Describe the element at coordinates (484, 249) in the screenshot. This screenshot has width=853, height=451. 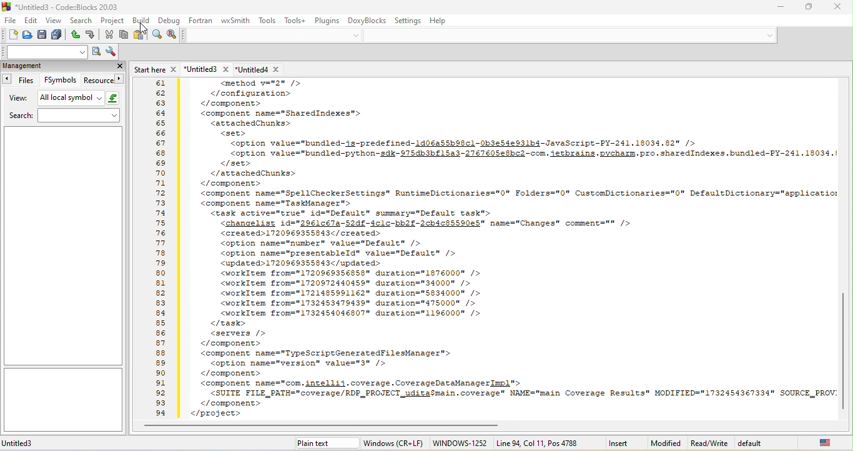
I see `a1 TEEthoR v3 Jr
a </configuration>
es </component>
ae <component name="SharedIndexes>
es <attachedChunks>
ce <set>
er <option value="bundled-is-predefined-1d06a55b9scl-Ob3e5ees3lbe-JavaScript-FY-241.18034.82" />
El <option value="bundled-python-sdk-S75db3brl5a3-2767605e8bc2-com. iethrains .pycharm. pro. sharedIndexes. bundled-PY-241. 18034.
es </set>
70 </attachedChunis>
7 </component>
72 <component name="SpellCheckerSectings” RuntimeDictionaries="0" Folders="0" CustomDictionaries="0" DefaultDictionary="applicatic
73 <component name="TaskManager™>
74 <task active=rtrue" id="Default” summary="Default task"
7s <changelist id="2961cE7a-52df-fclc-bb2f-2cb4cES590e5" name="Changes” Comment="" />
76 <created>1720969355843</ creates
77 <option name="number” value="Default” />
78 <option name="presentableld” value="Default™ />
78 <updated>1720969355843</updated>
20 <workItem from=v1720969356858" duration="18760007 />
81 <workItem from="1720972440458" duration="340007 />
82 <workItem from=v1721485991162" duration="58340007 />
3 <workItem from=v1732453479439" duration="4750007 />
=e <workItem from="1732454046807" duration="11960007 />
85 </vasi>)
=e <servers />
87 </component>
es <component name="TypeScriptGeneratedFilesianager™>
es <option name=vversion” value="3" />
50 </component>
51 <component name="com.intellis.coverage.CoverageDataManagerImnl™>
52 <SUITE FILz_PATH="coverage/RDE_PROJECT uditaSmain.coverage” NAME="main Coverage Results” MODIFIED="1732454367334" SOURCE_BROV
3 </component>
94 </project>` at that location.